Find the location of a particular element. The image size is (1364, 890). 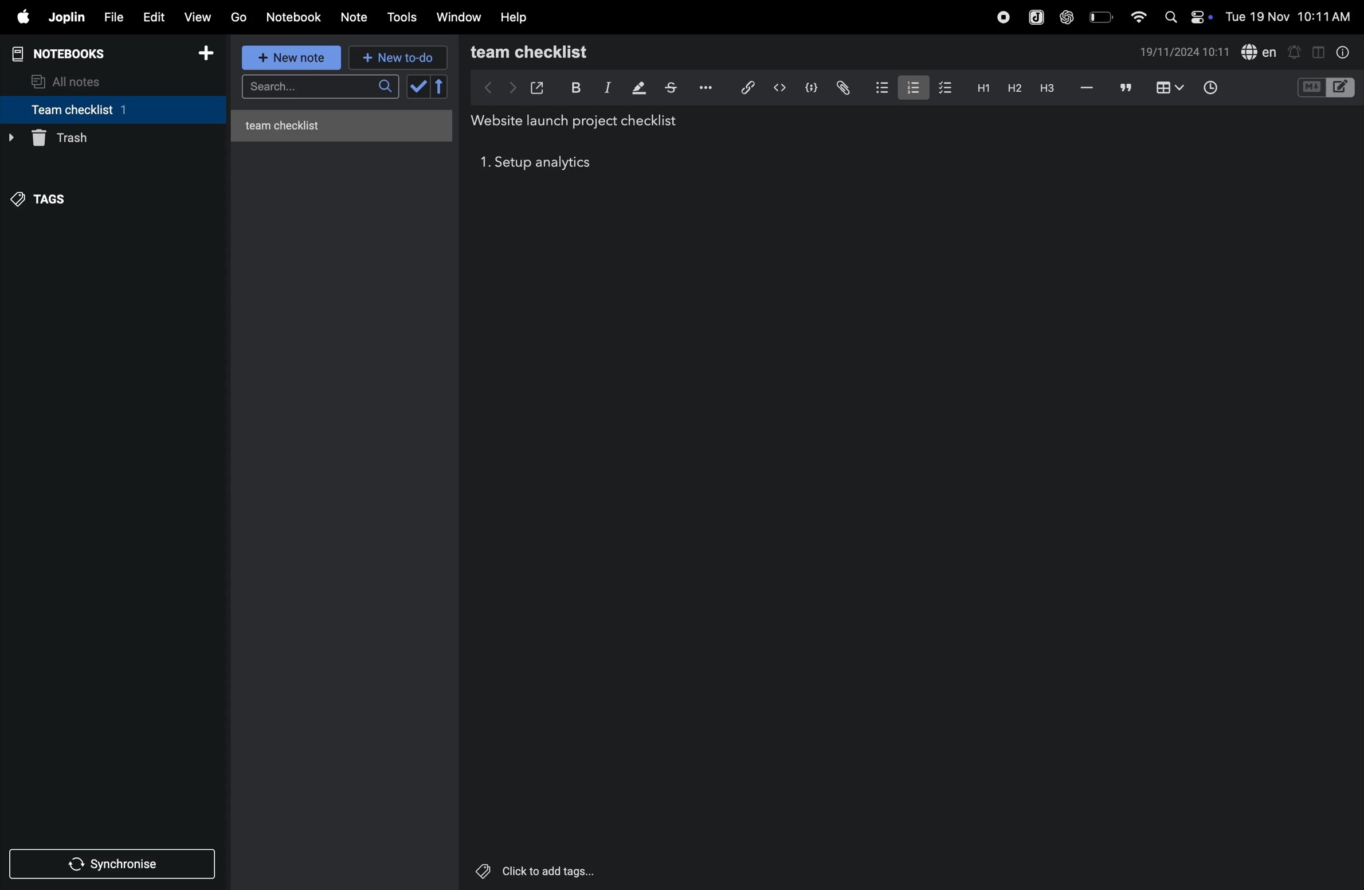

note is located at coordinates (359, 15).